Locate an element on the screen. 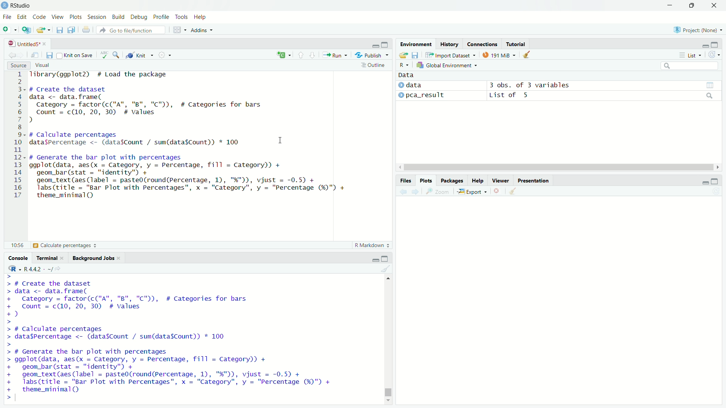  show in new window is located at coordinates (36, 55).